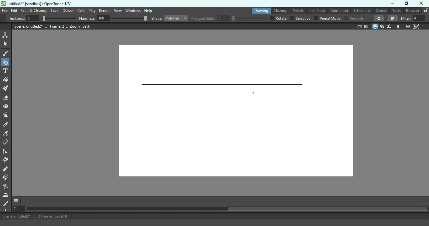 Image resolution: width=429 pixels, height=226 pixels. Describe the element at coordinates (7, 178) in the screenshot. I see `Magnet tool` at that location.